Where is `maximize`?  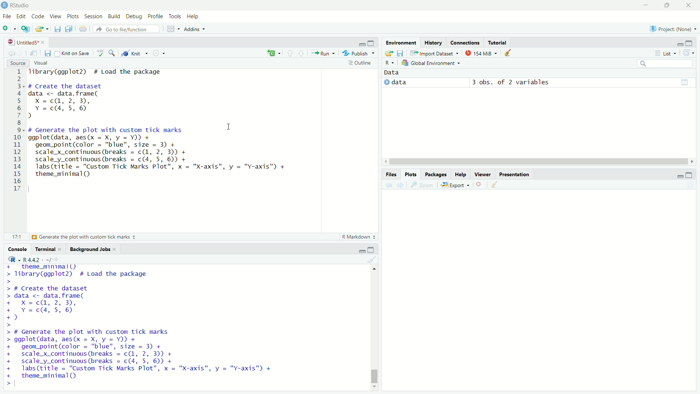
maximize is located at coordinates (693, 175).